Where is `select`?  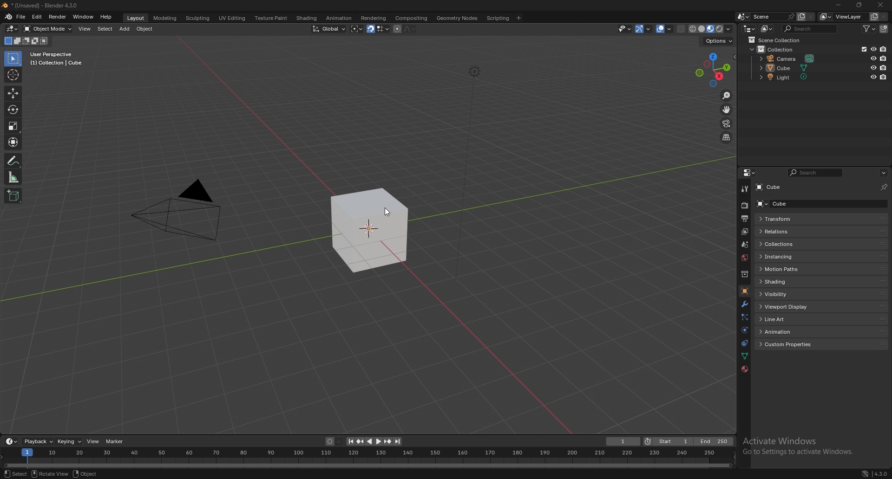 select is located at coordinates (105, 29).